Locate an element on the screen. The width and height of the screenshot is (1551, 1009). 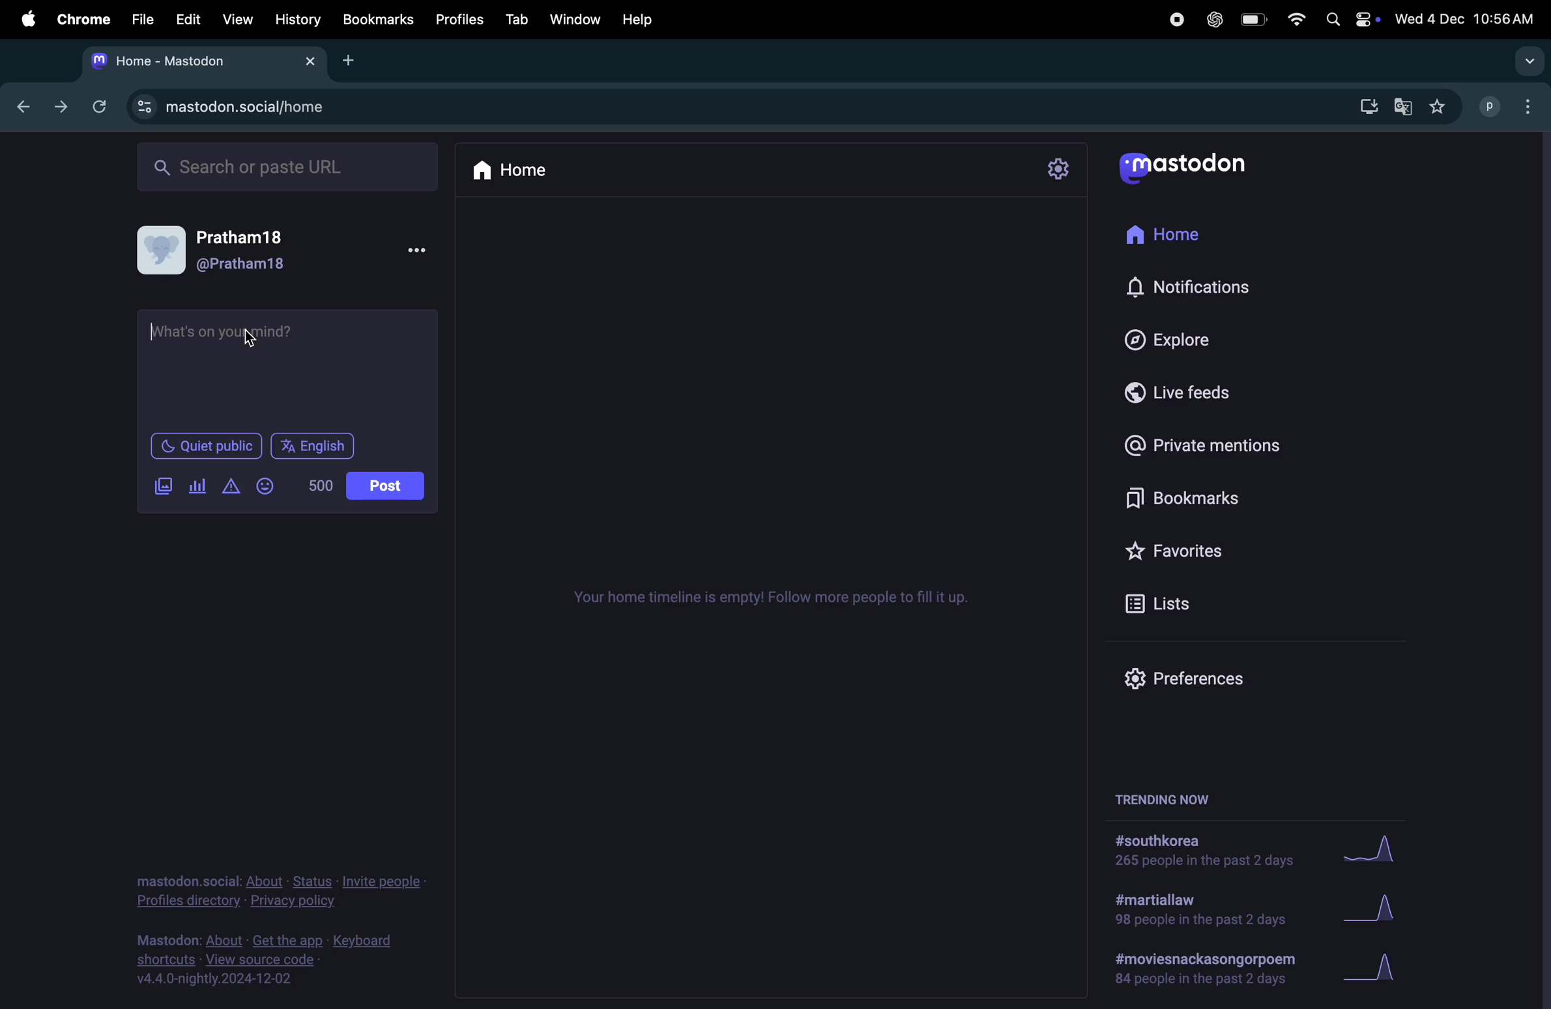
Privacy and policy is located at coordinates (291, 891).